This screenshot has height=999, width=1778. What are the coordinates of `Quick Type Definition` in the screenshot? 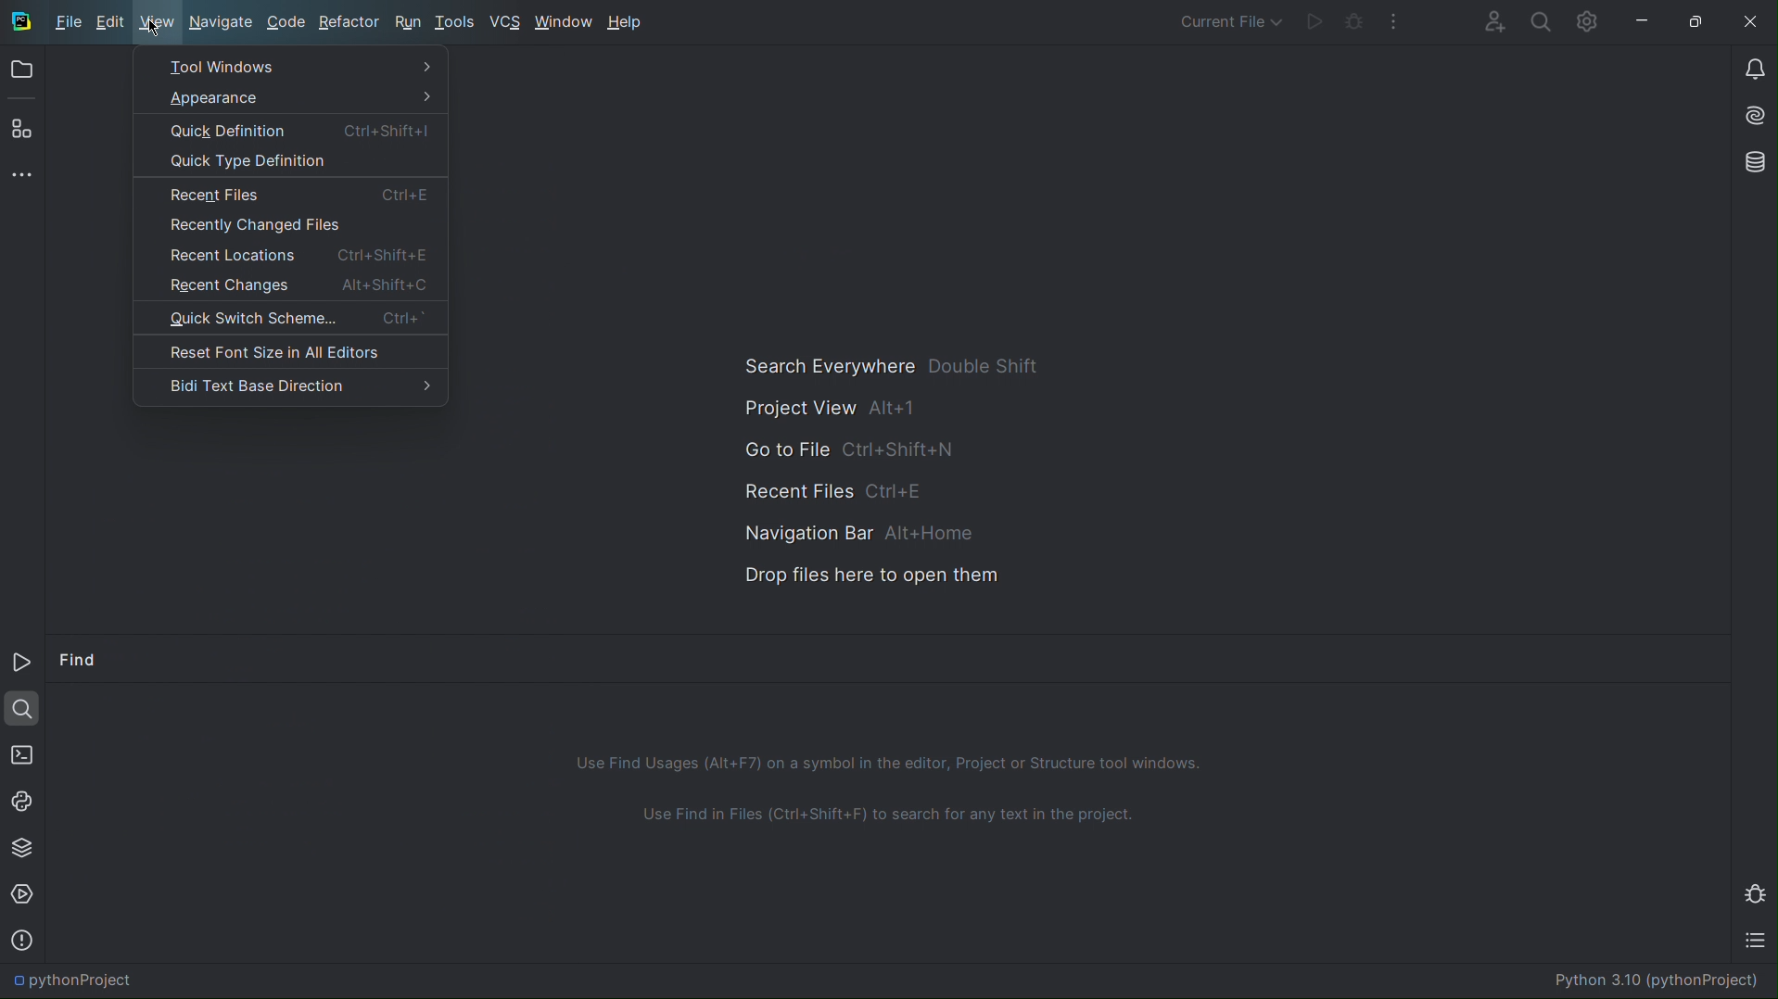 It's located at (288, 164).